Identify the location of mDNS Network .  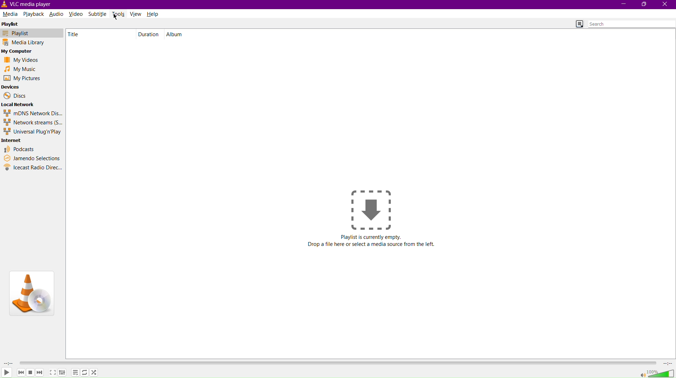
(33, 113).